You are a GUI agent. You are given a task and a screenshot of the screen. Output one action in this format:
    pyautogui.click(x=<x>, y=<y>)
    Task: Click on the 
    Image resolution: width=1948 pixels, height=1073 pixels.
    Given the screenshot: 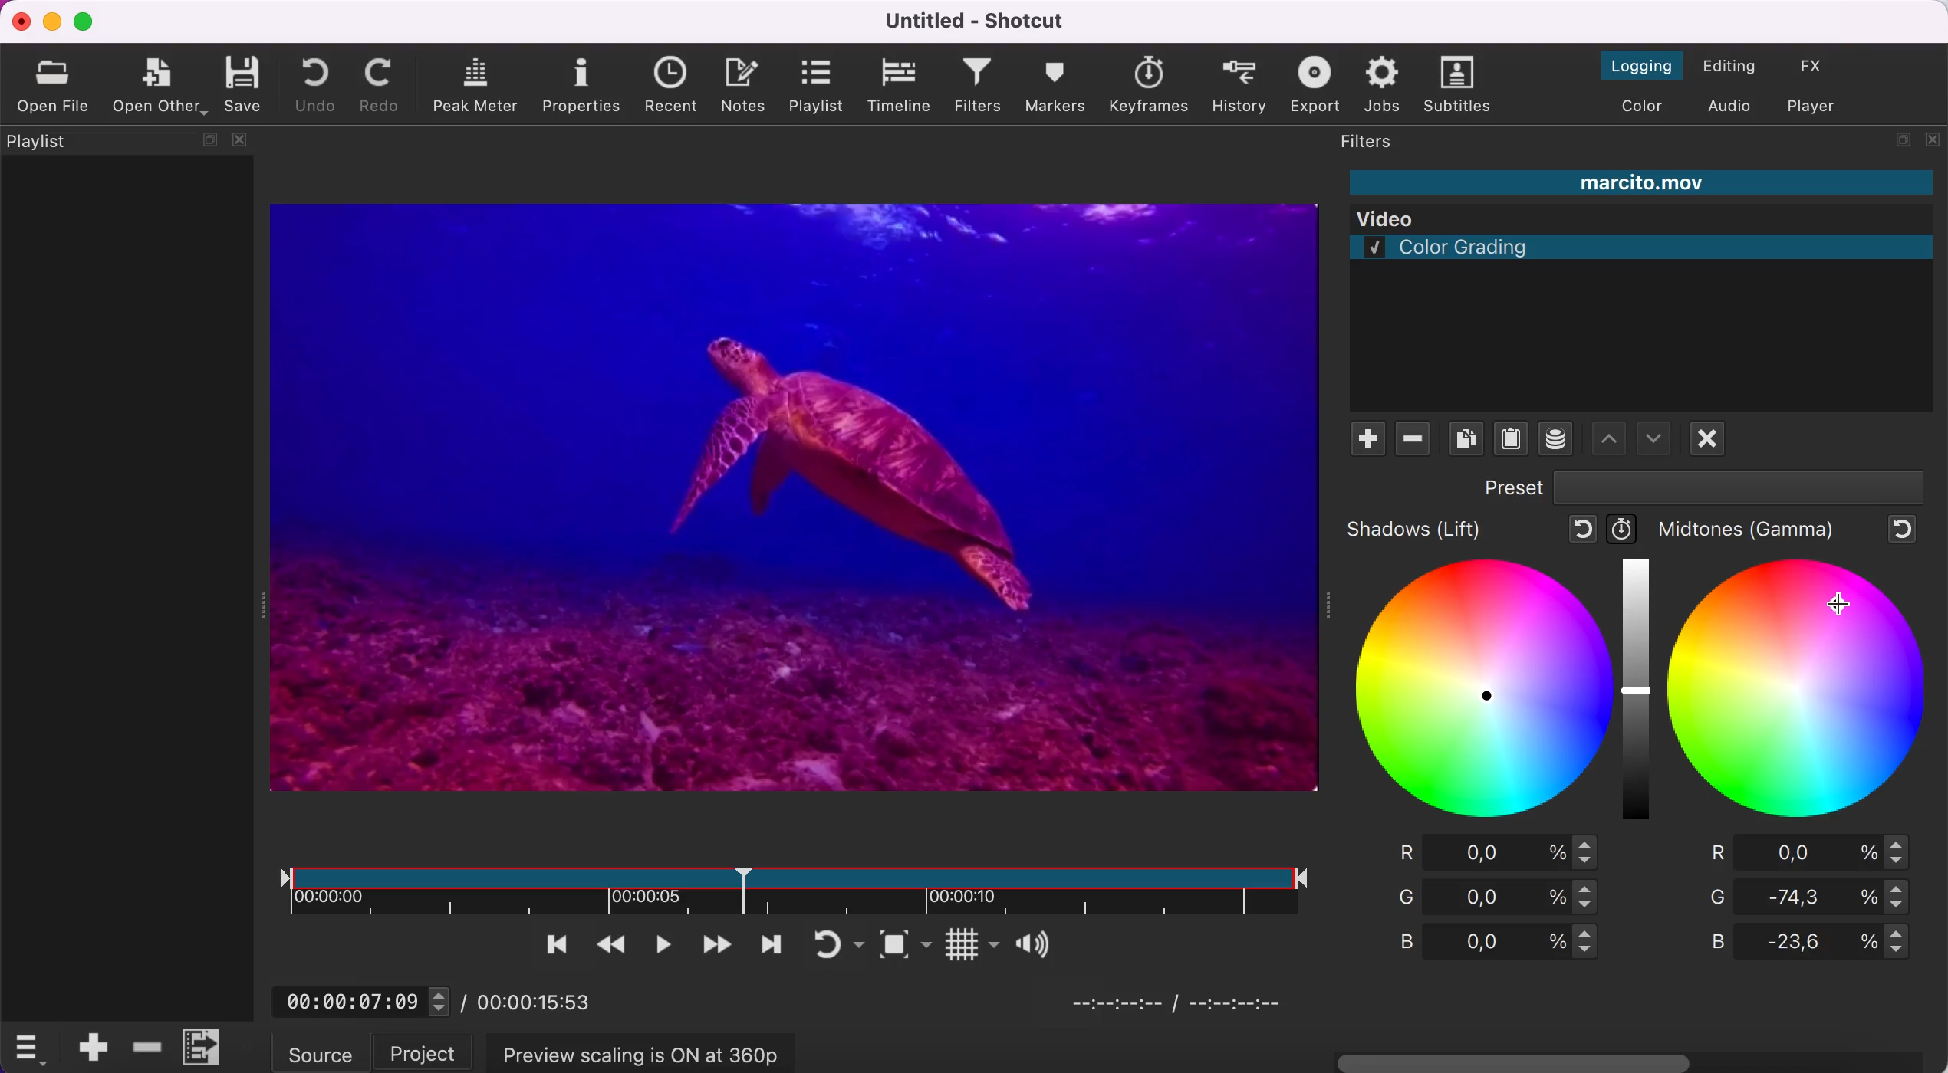 What is the action you would take?
    pyautogui.click(x=949, y=943)
    